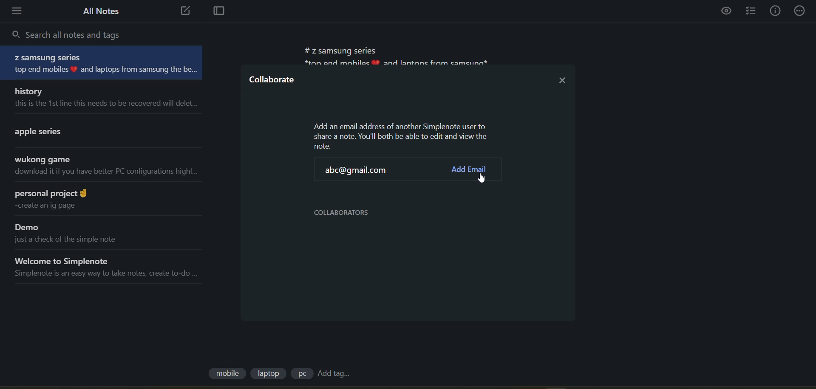 This screenshot has height=389, width=816. Describe the element at coordinates (105, 63) in the screenshot. I see `note title and preview` at that location.